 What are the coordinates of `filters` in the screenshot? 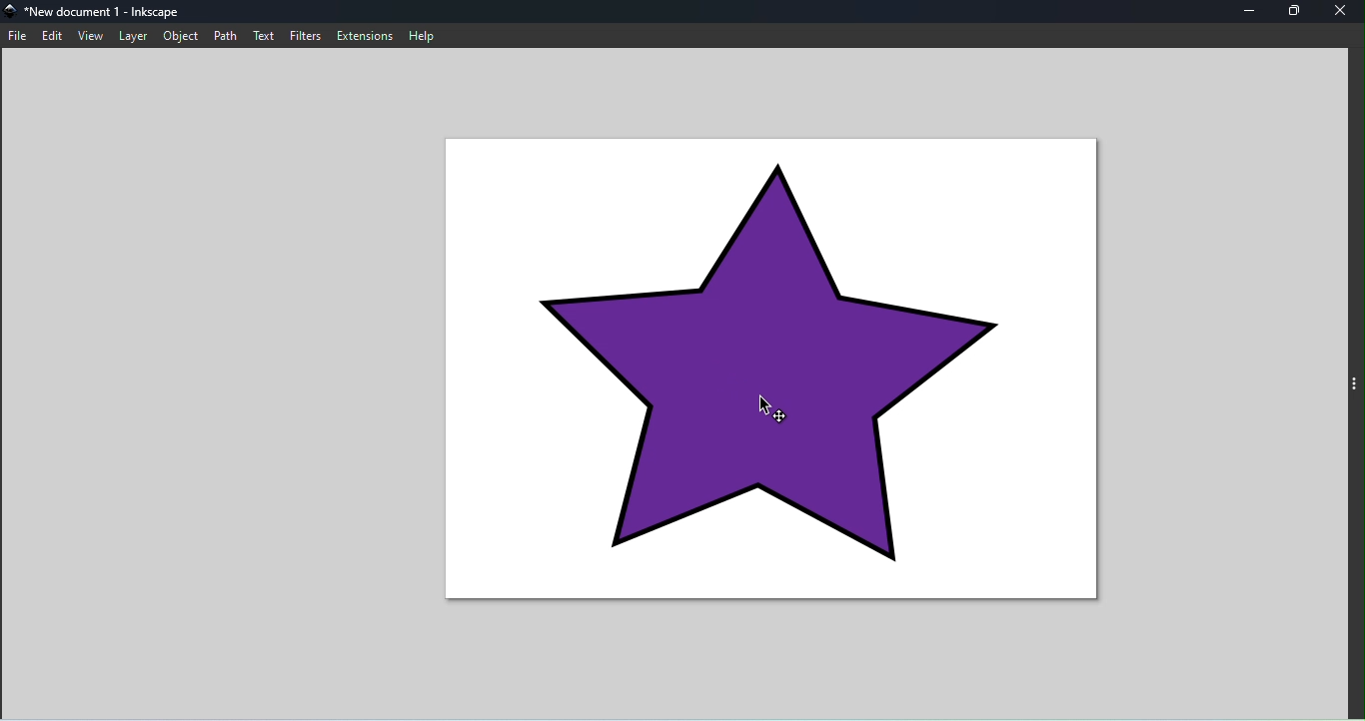 It's located at (309, 36).